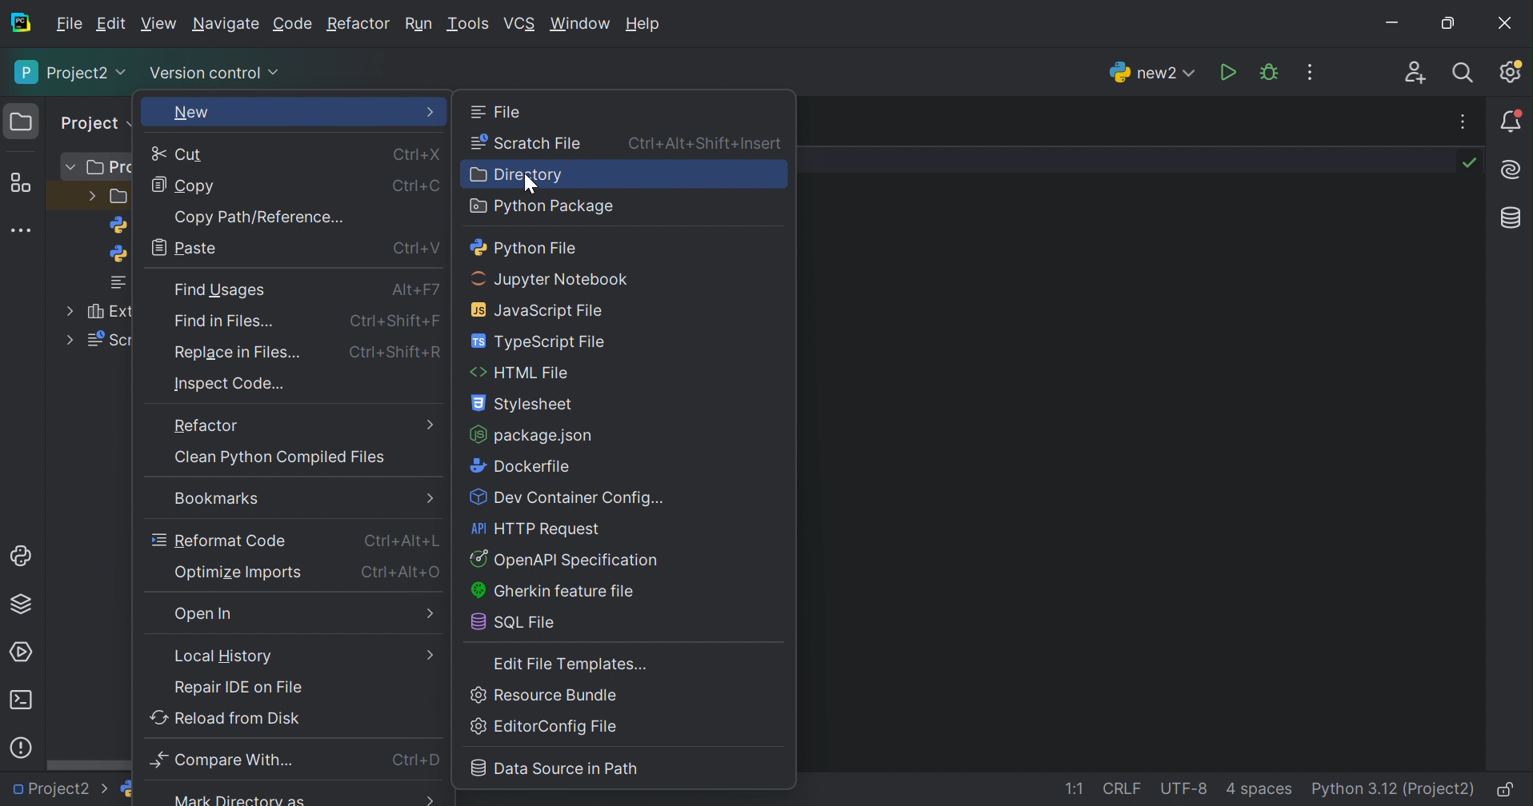 The height and width of the screenshot is (806, 1533). What do you see at coordinates (533, 311) in the screenshot?
I see `Javascript file` at bounding box center [533, 311].